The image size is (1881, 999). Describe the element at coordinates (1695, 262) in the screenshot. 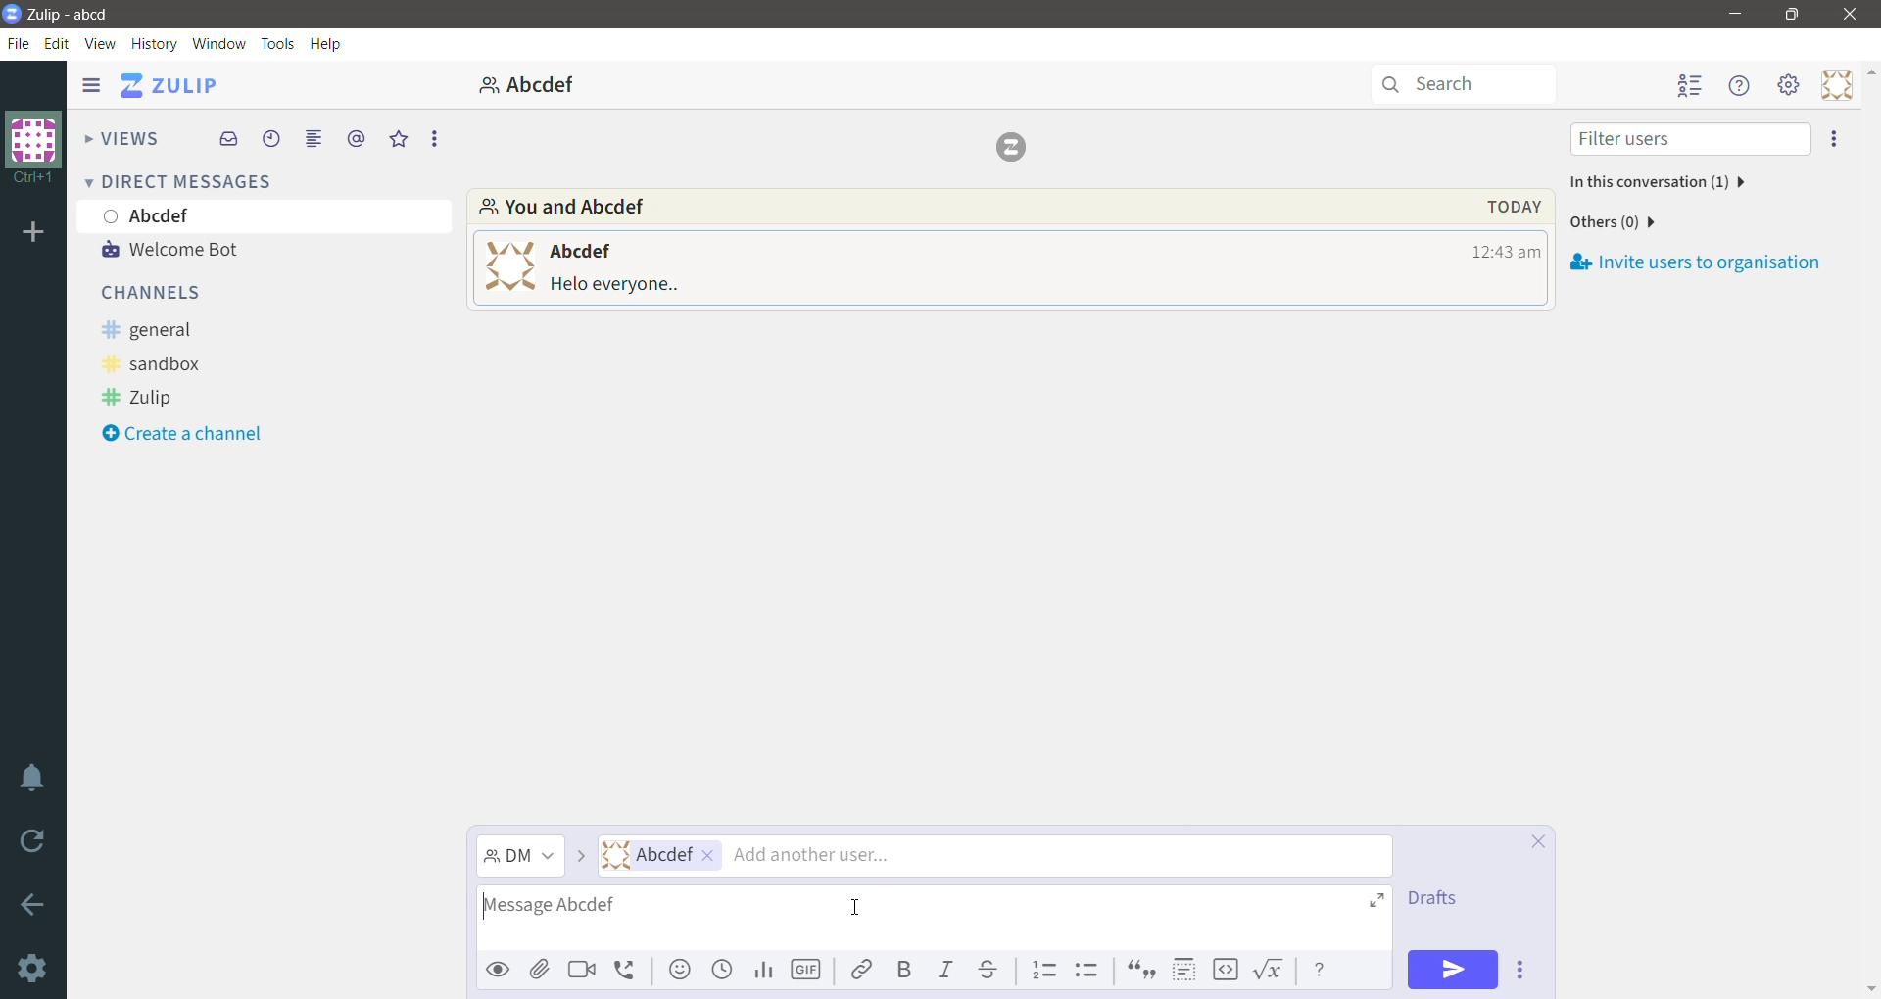

I see `Invite users to organization` at that location.